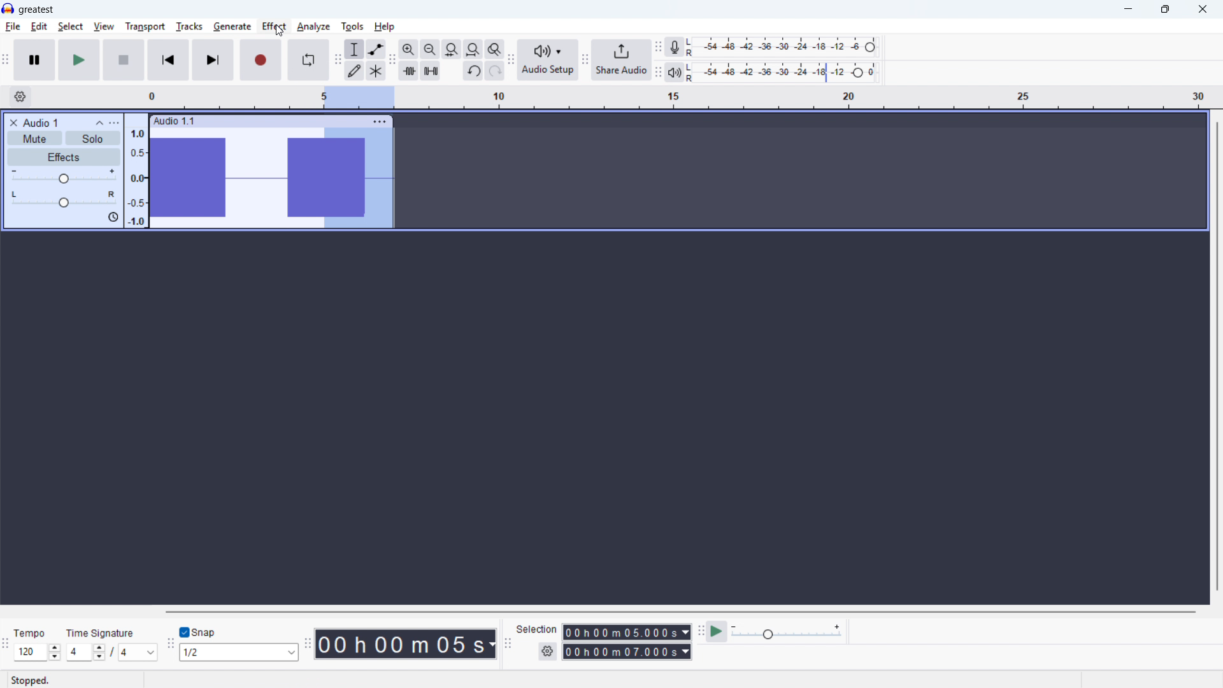  I want to click on analyse, so click(313, 27).